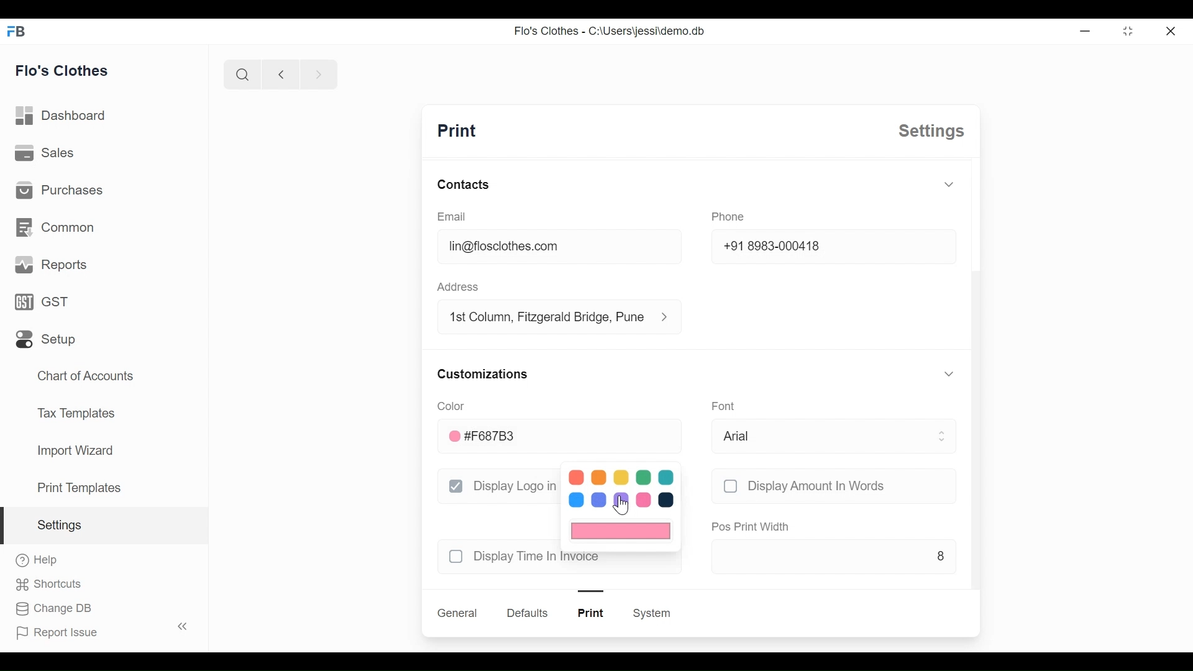 This screenshot has height=671, width=1193. I want to click on arial, so click(834, 436).